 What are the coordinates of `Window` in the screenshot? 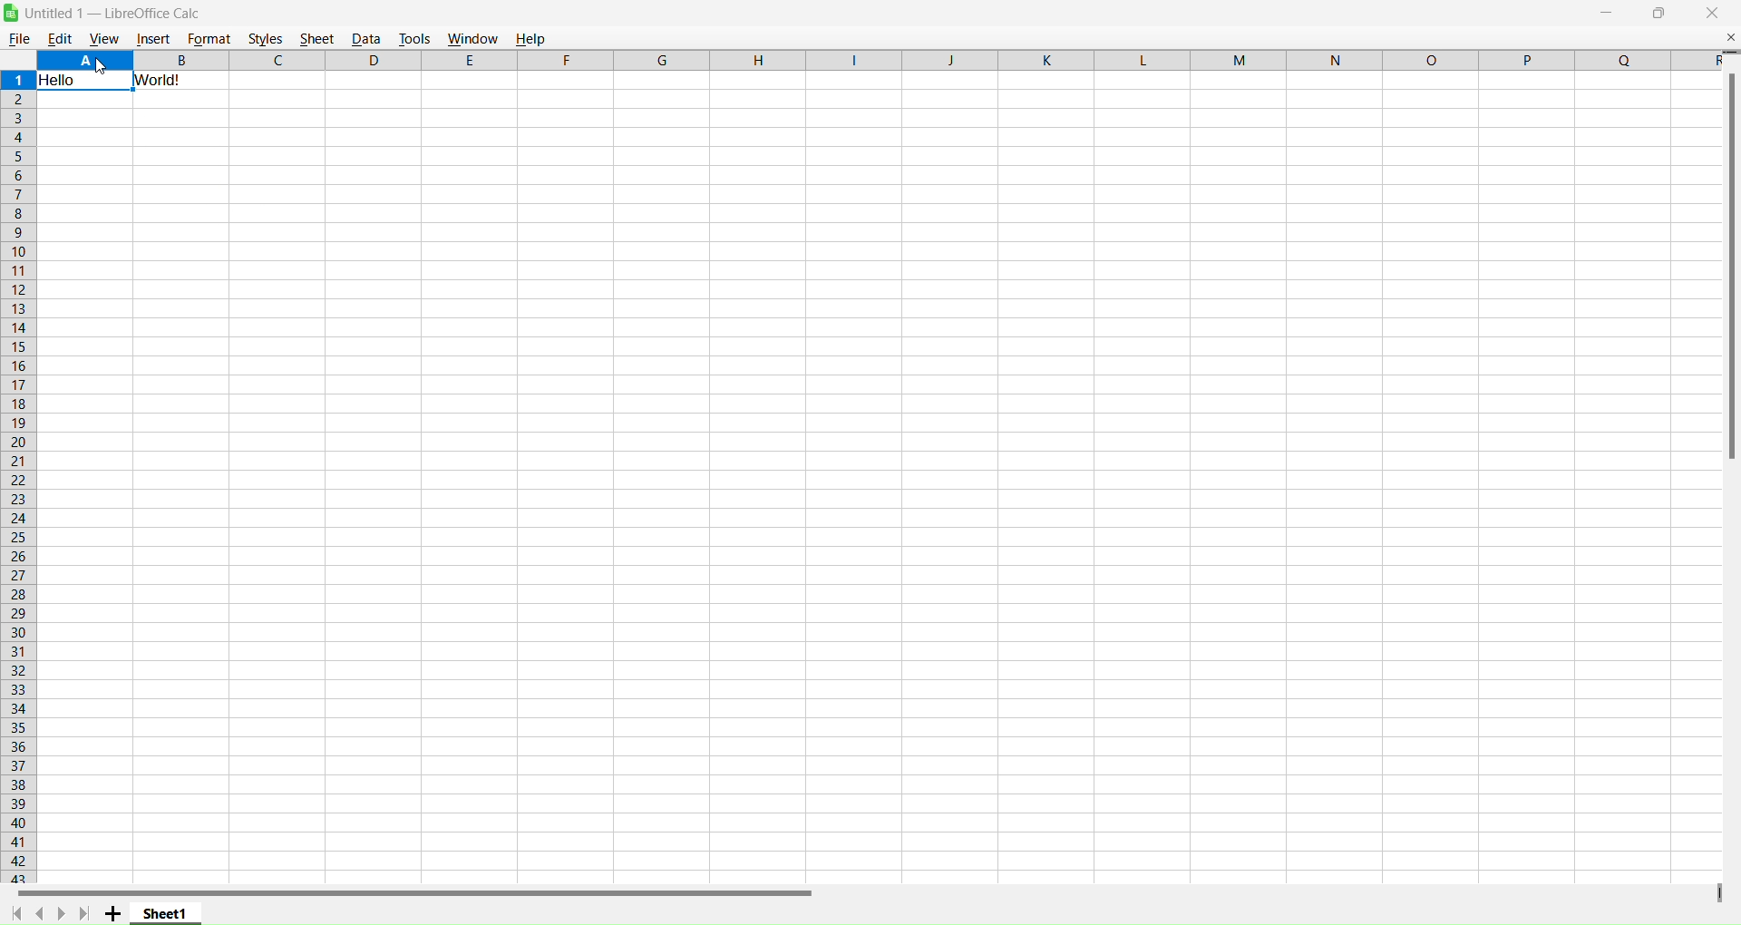 It's located at (472, 37).